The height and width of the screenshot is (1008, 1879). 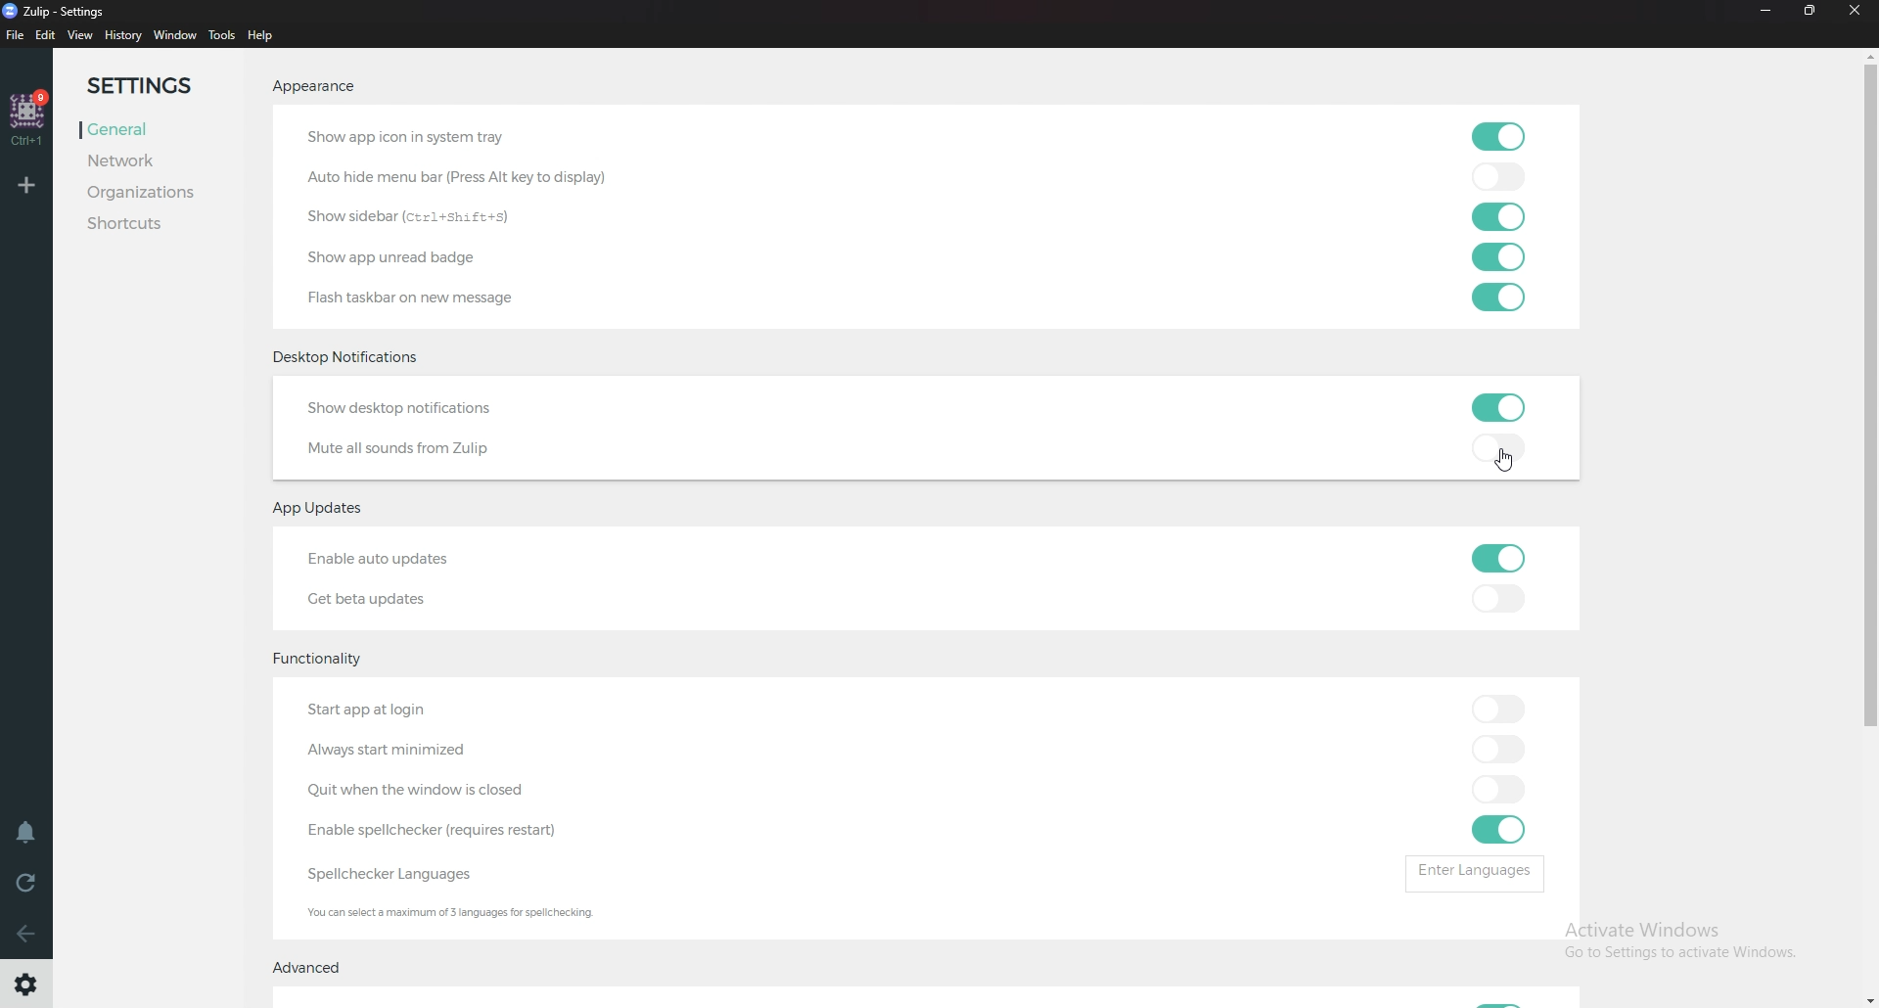 I want to click on Reload, so click(x=27, y=884).